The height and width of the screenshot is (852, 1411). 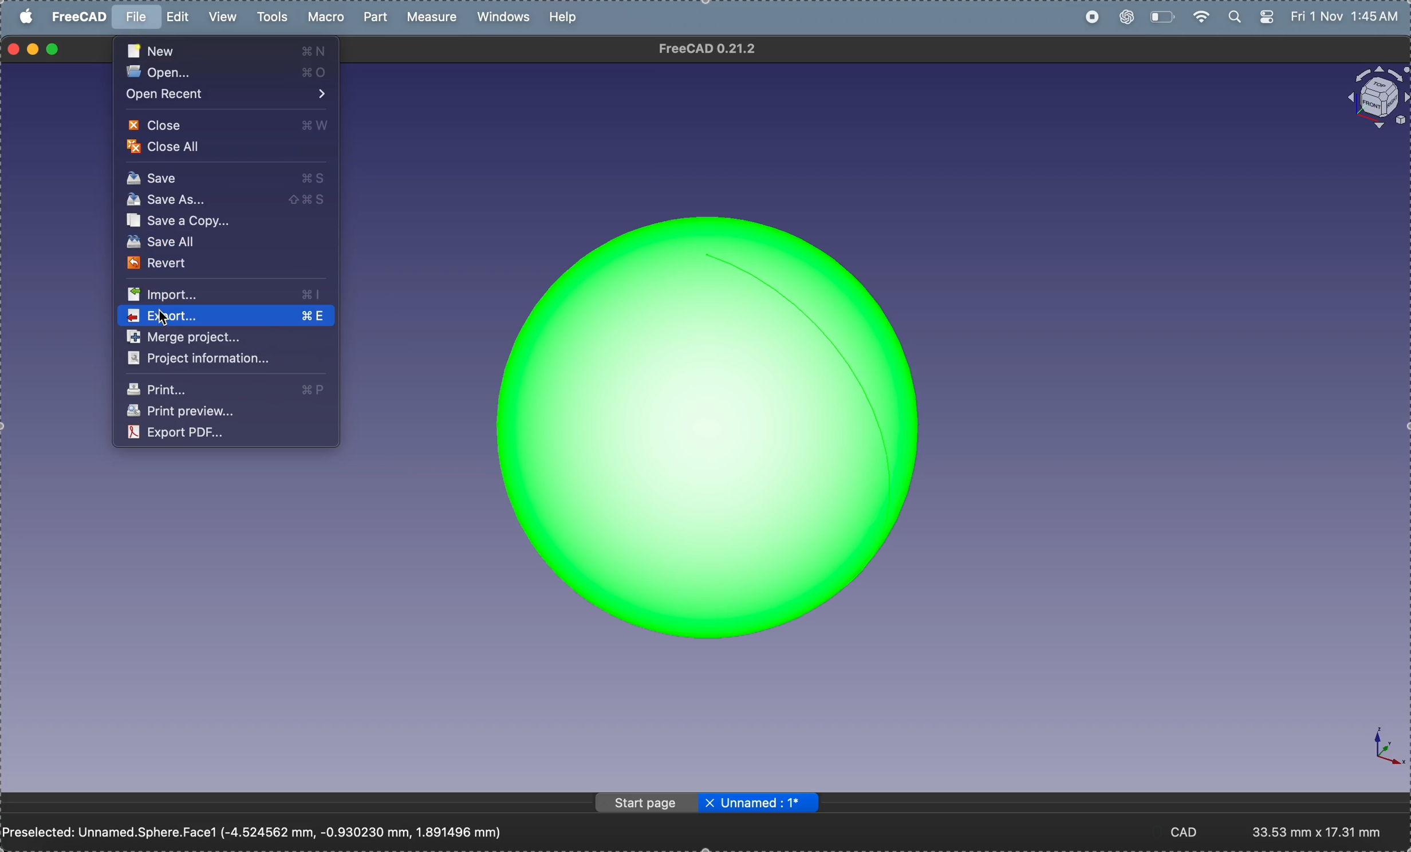 I want to click on start page, so click(x=643, y=802).